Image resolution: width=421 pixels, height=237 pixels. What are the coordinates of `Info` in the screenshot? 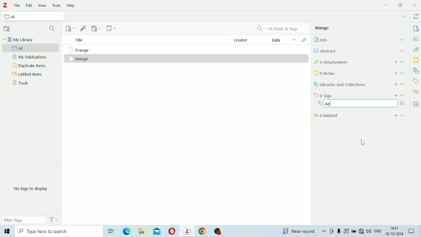 It's located at (416, 29).